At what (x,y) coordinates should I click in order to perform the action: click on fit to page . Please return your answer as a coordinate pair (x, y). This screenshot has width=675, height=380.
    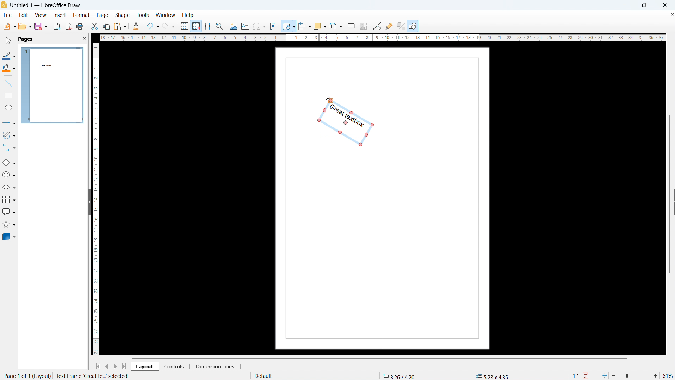
    Looking at the image, I should click on (605, 375).